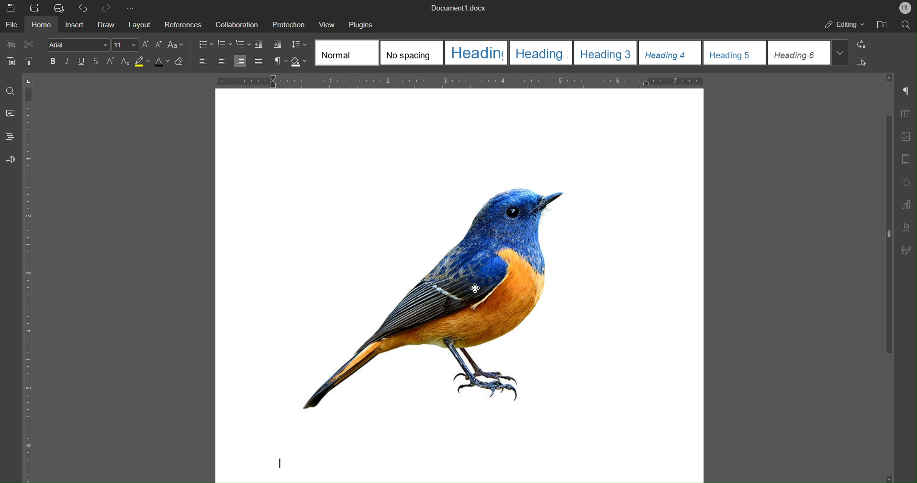 This screenshot has height=483, width=917. Describe the element at coordinates (204, 62) in the screenshot. I see `Align Left` at that location.